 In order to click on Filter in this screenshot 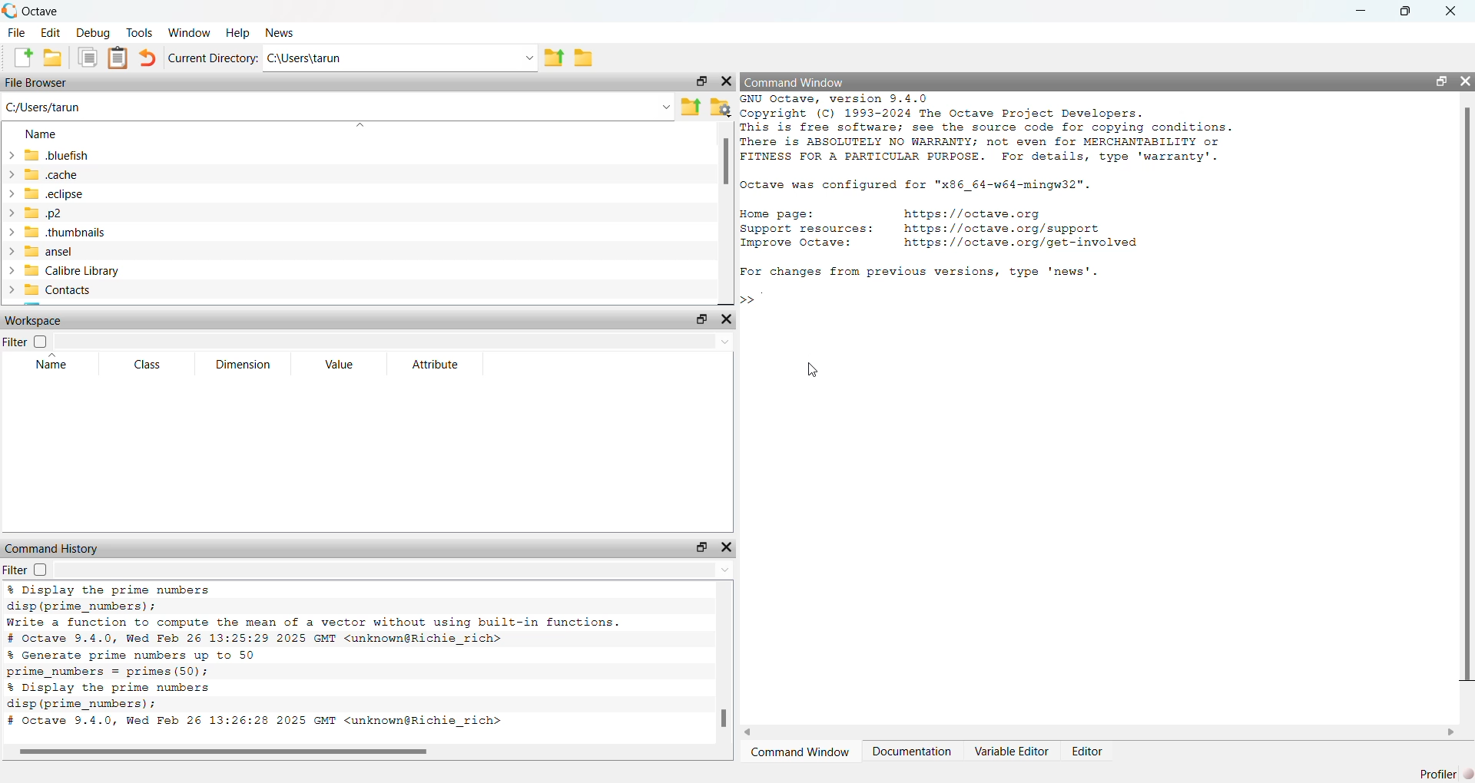, I will do `click(26, 570)`.